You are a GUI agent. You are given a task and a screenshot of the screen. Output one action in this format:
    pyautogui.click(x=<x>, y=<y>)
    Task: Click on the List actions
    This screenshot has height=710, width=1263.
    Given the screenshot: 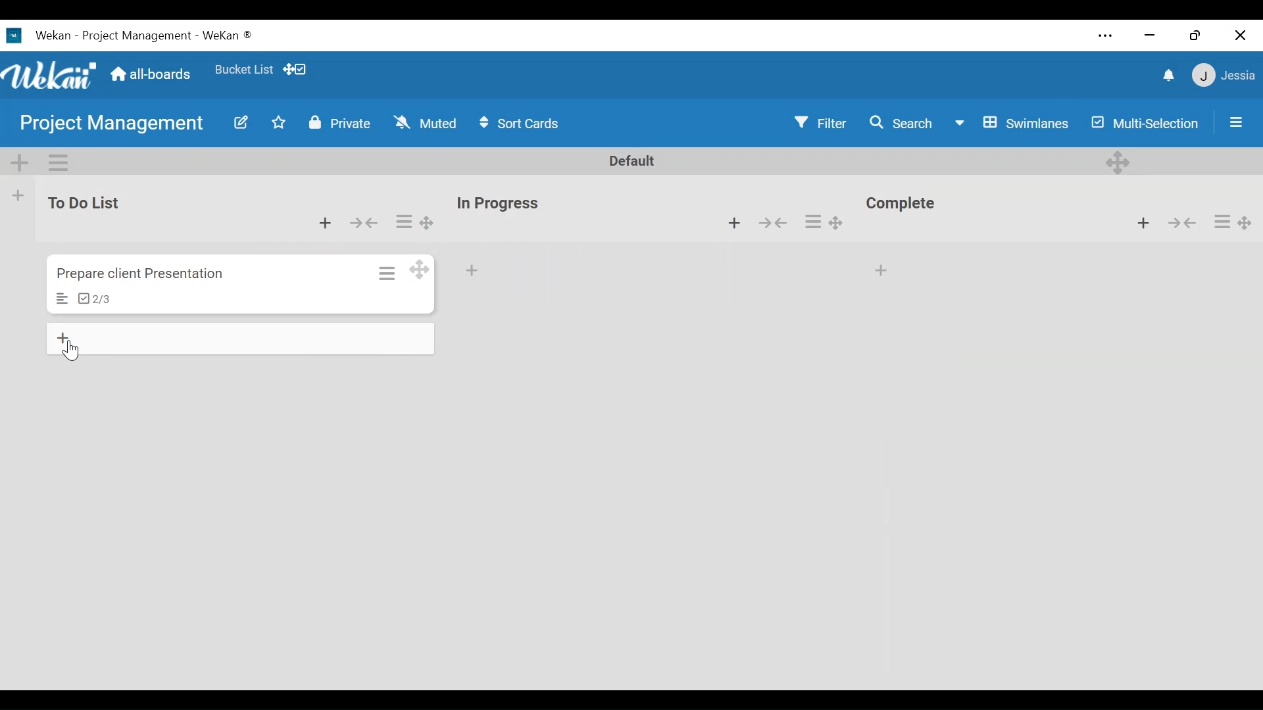 What is the action you would take?
    pyautogui.click(x=57, y=161)
    